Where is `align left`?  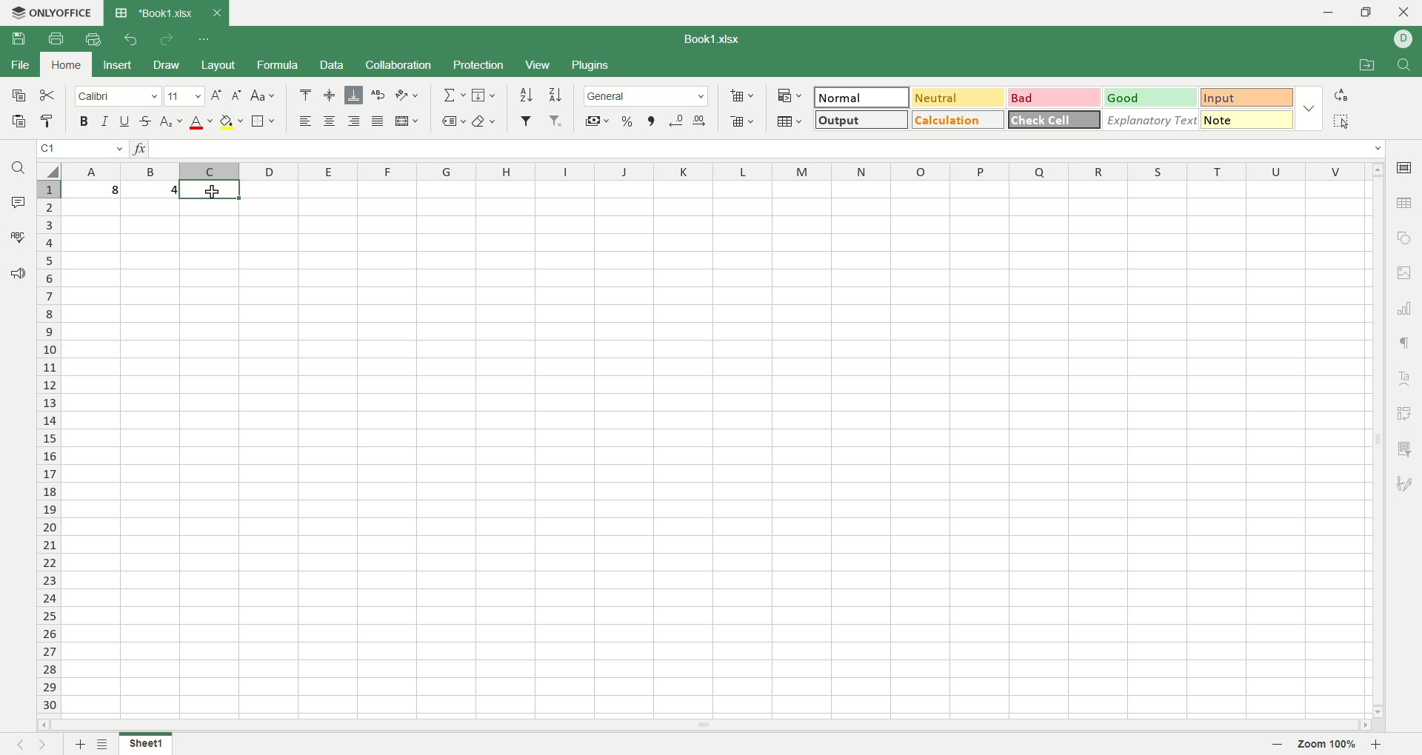 align left is located at coordinates (307, 120).